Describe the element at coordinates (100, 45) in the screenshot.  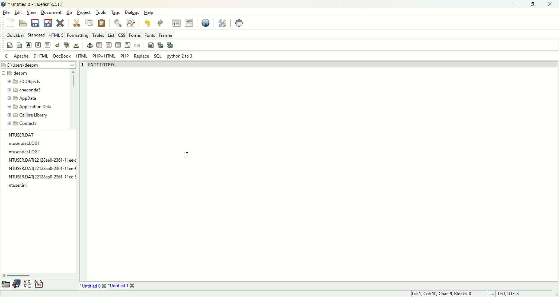
I see `horizontal rule` at that location.